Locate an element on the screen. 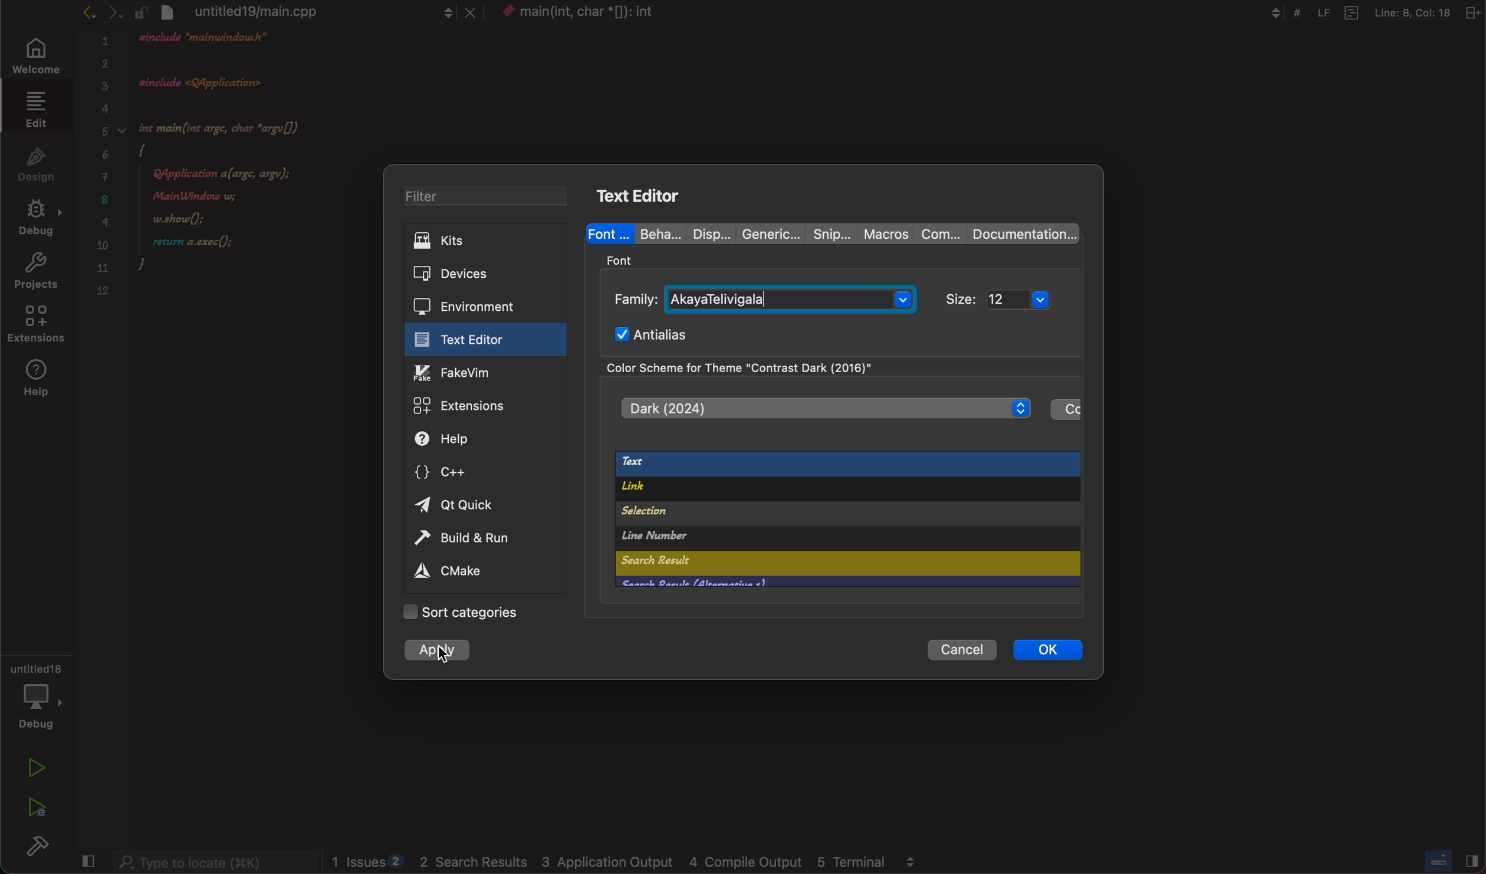 This screenshot has width=1486, height=874. close sidebar is located at coordinates (88, 861).